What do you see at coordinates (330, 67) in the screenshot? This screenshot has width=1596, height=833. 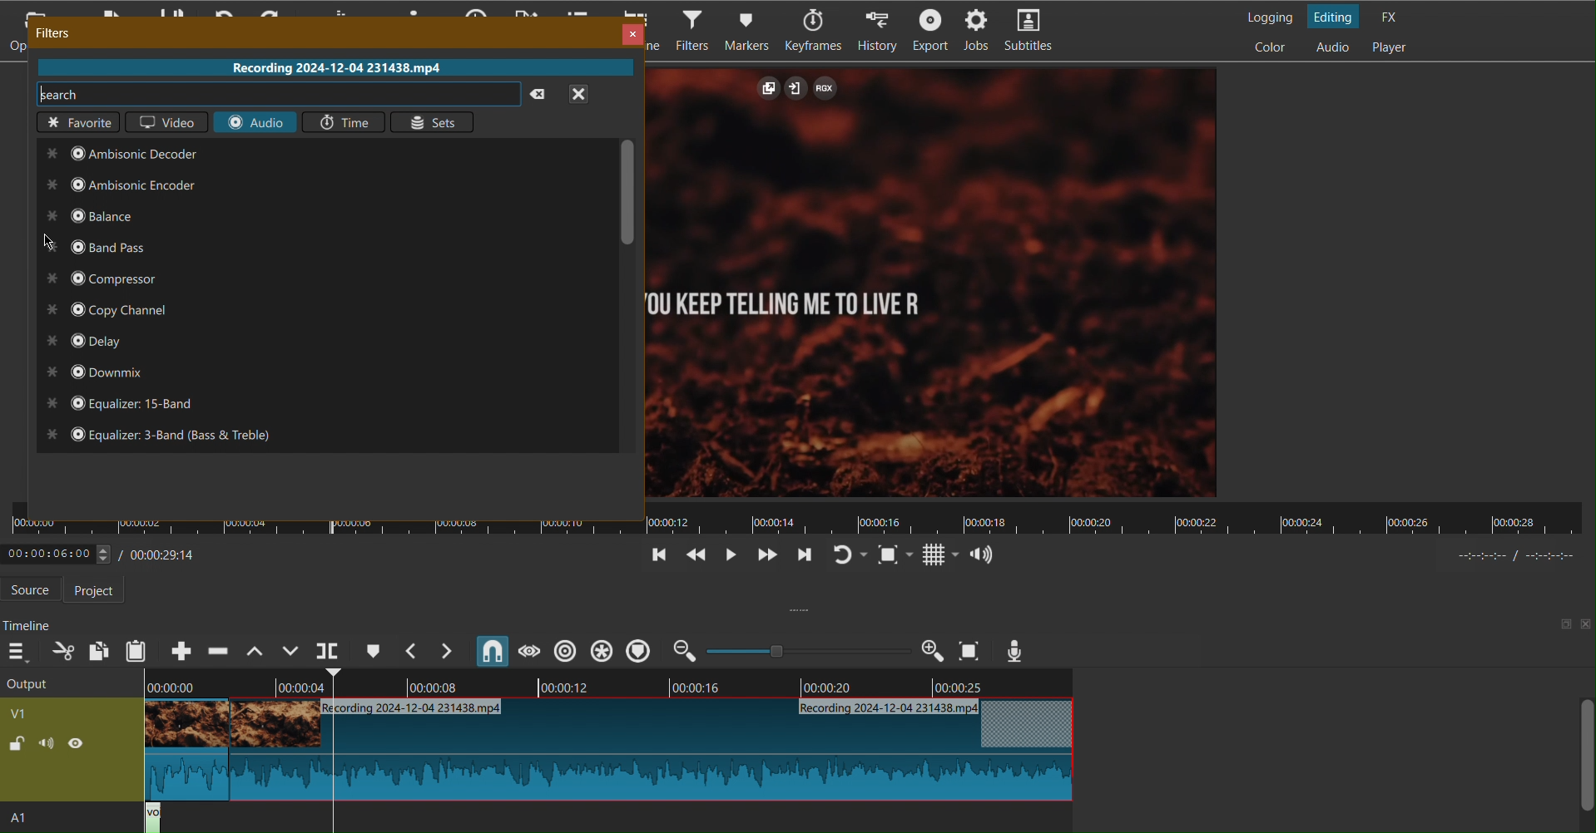 I see `Recording 2024-12-04 231438.mp4` at bounding box center [330, 67].